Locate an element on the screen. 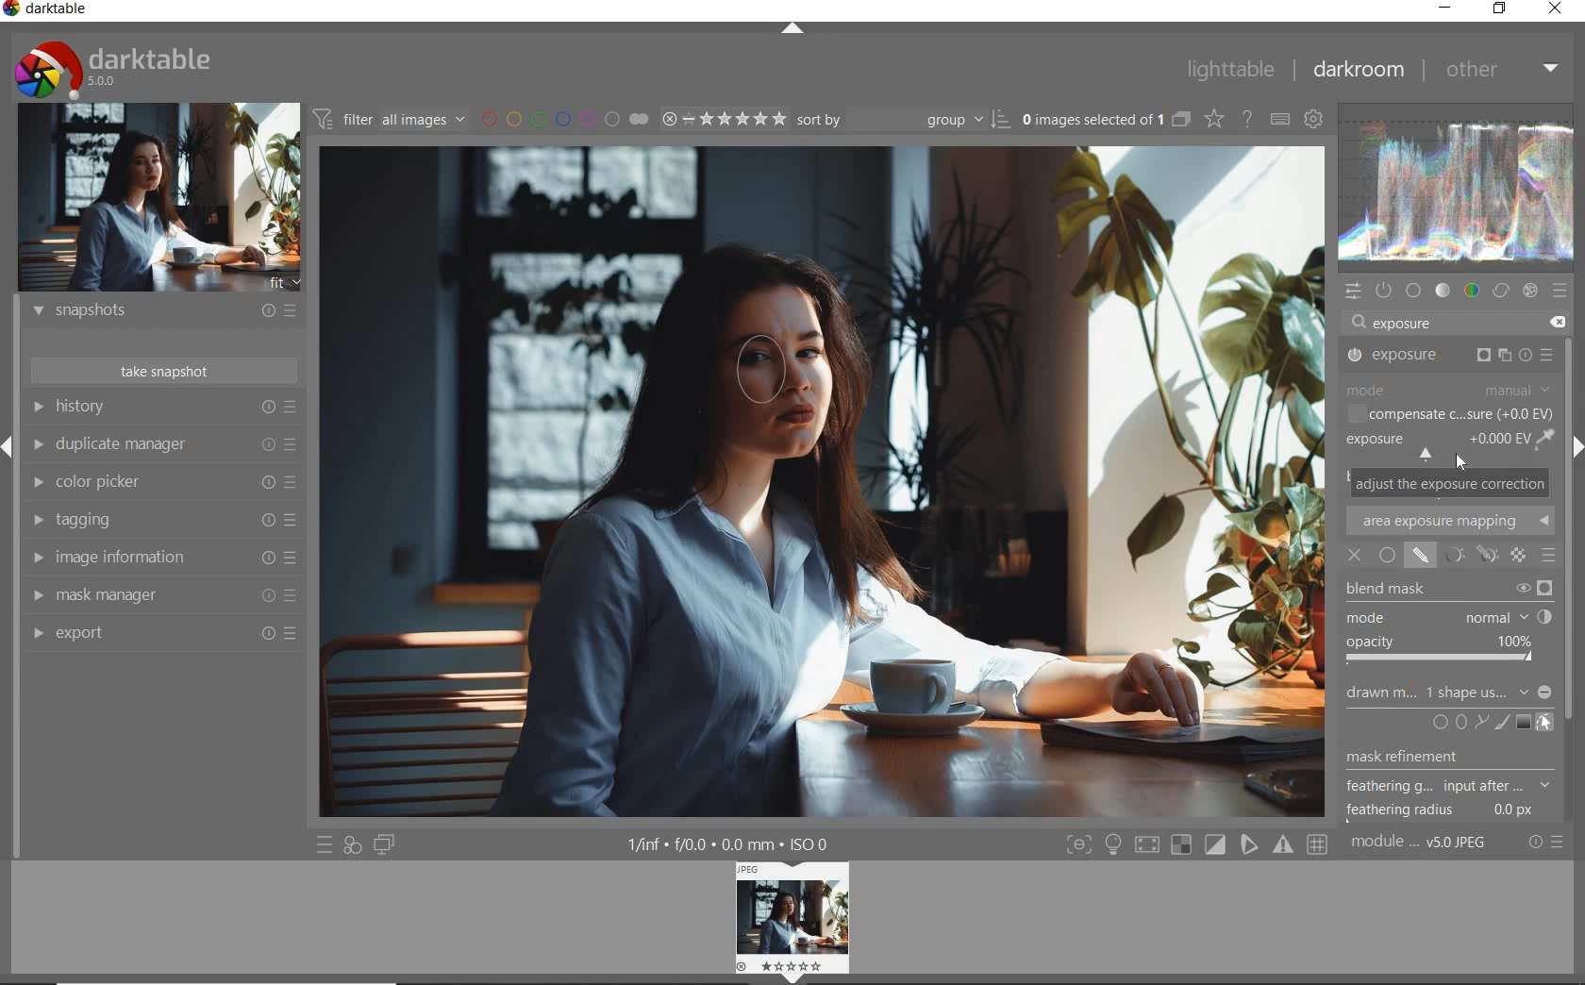 The image size is (1585, 985). take snapshot is located at coordinates (165, 371).